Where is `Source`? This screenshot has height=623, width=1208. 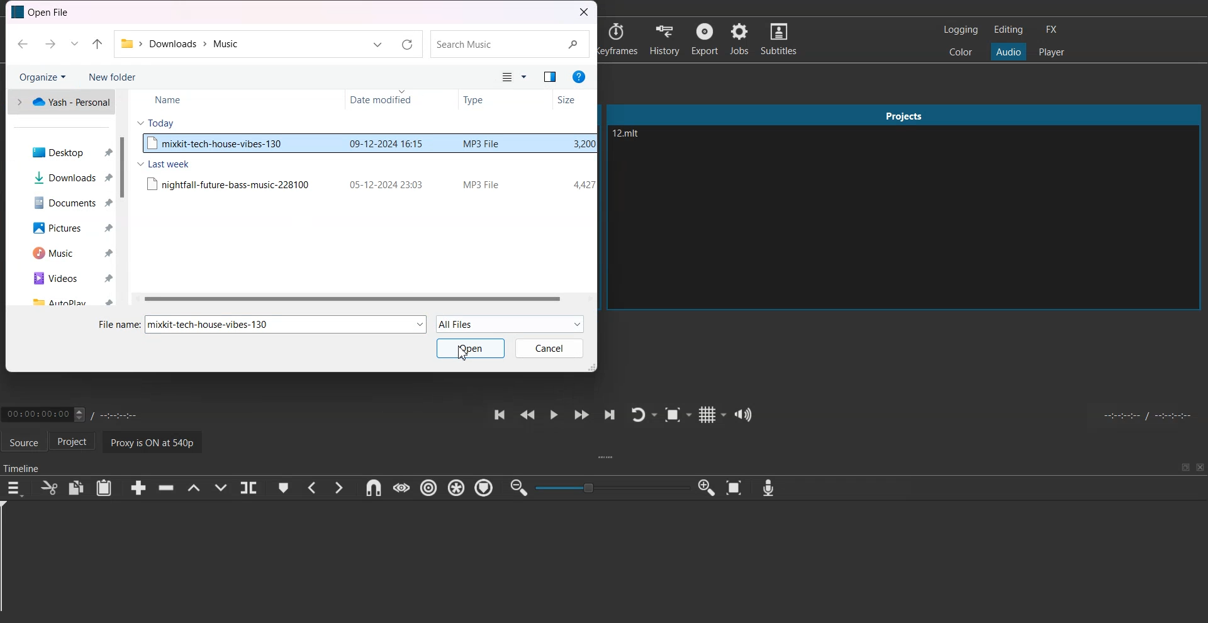 Source is located at coordinates (23, 441).